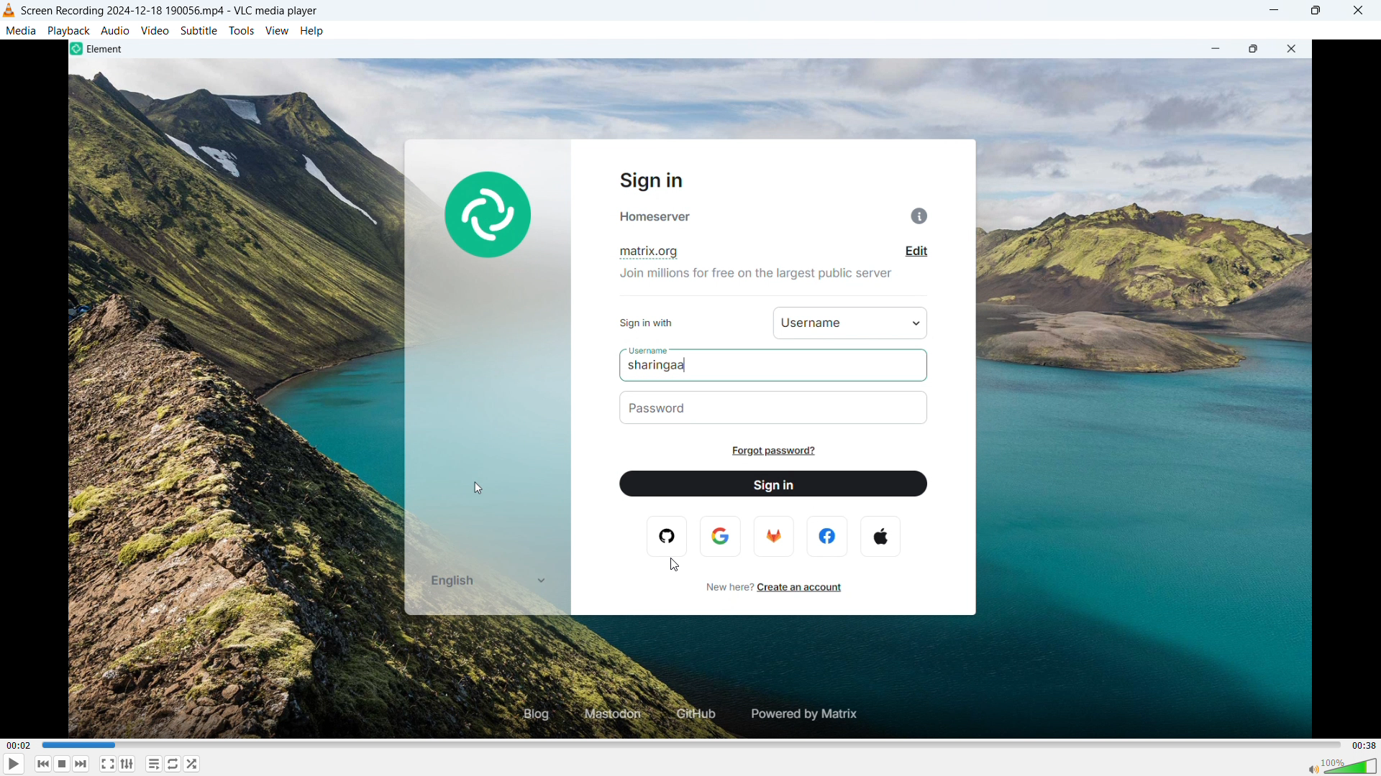 This screenshot has height=776, width=1381. I want to click on toggle playlist, so click(153, 763).